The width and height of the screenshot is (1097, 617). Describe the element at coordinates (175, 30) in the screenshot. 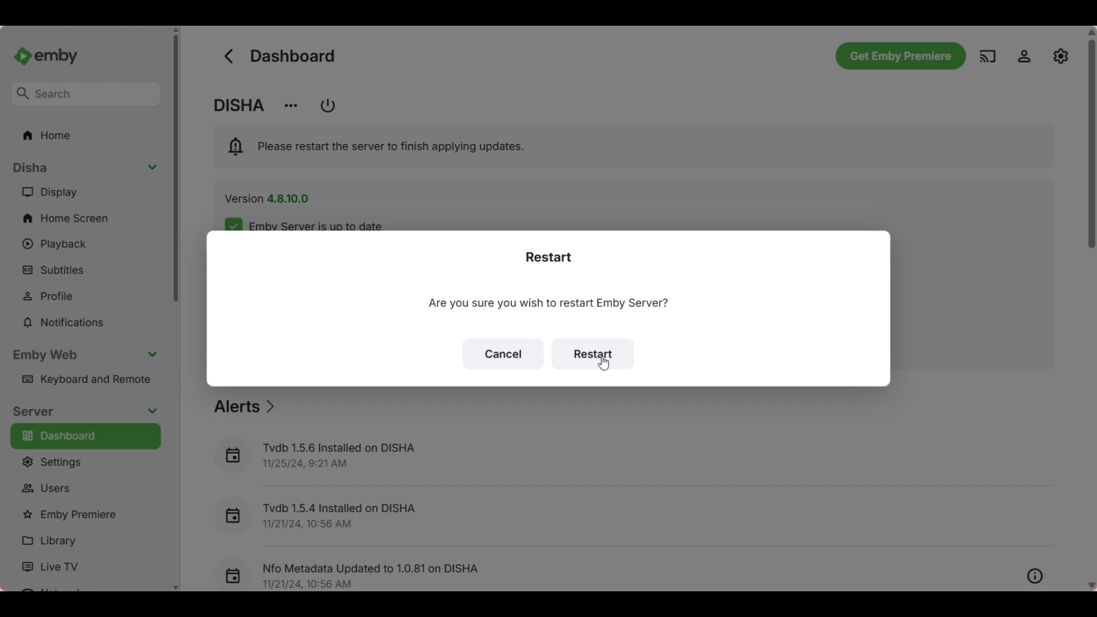

I see `Quick slide to top of left panel` at that location.